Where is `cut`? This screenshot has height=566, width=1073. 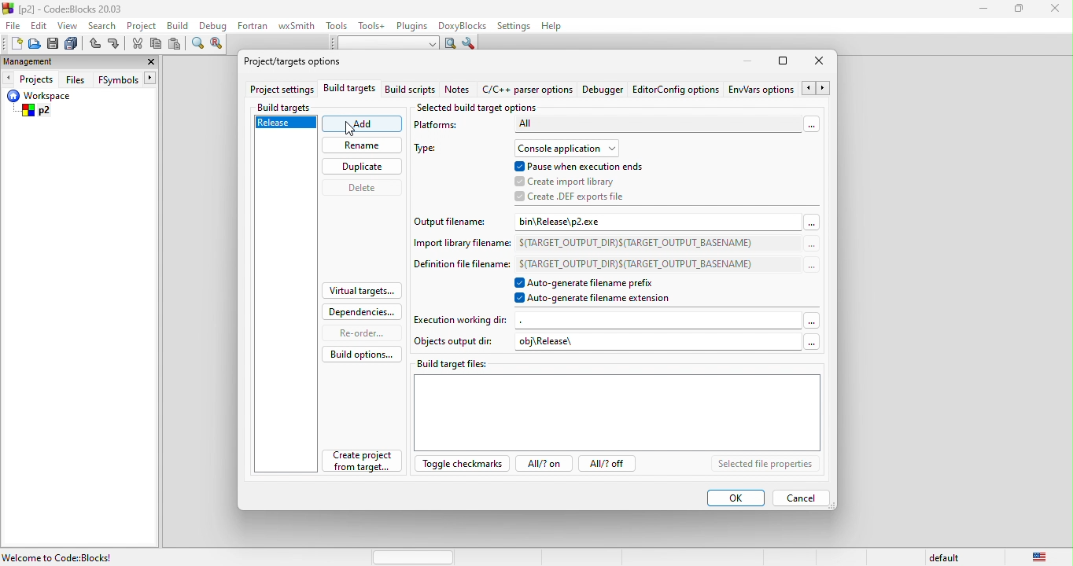 cut is located at coordinates (137, 44).